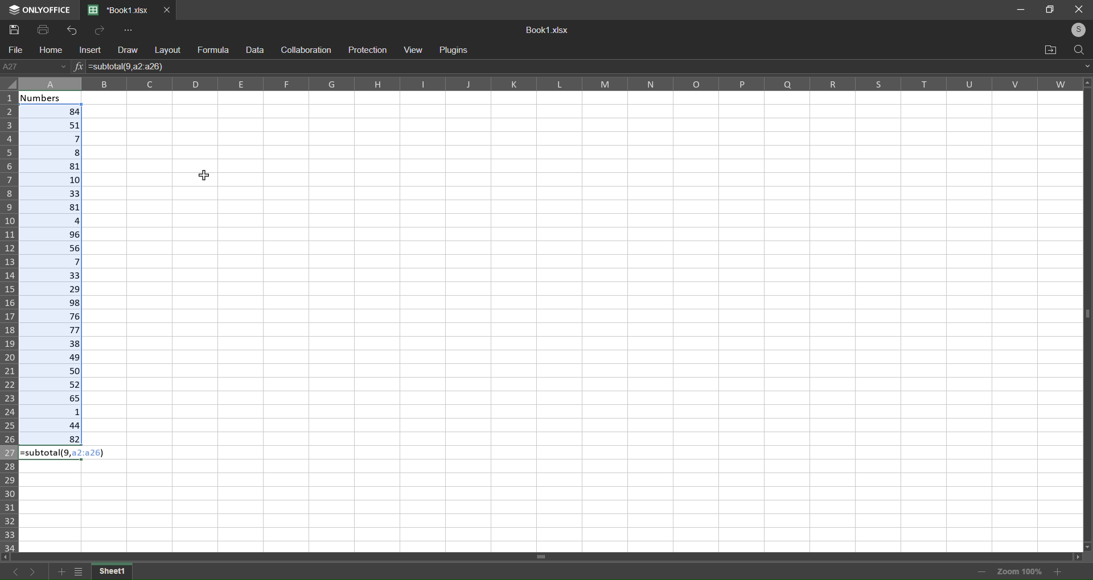 The image size is (1093, 580). Describe the element at coordinates (1086, 315) in the screenshot. I see `Vertical scroll bar` at that location.